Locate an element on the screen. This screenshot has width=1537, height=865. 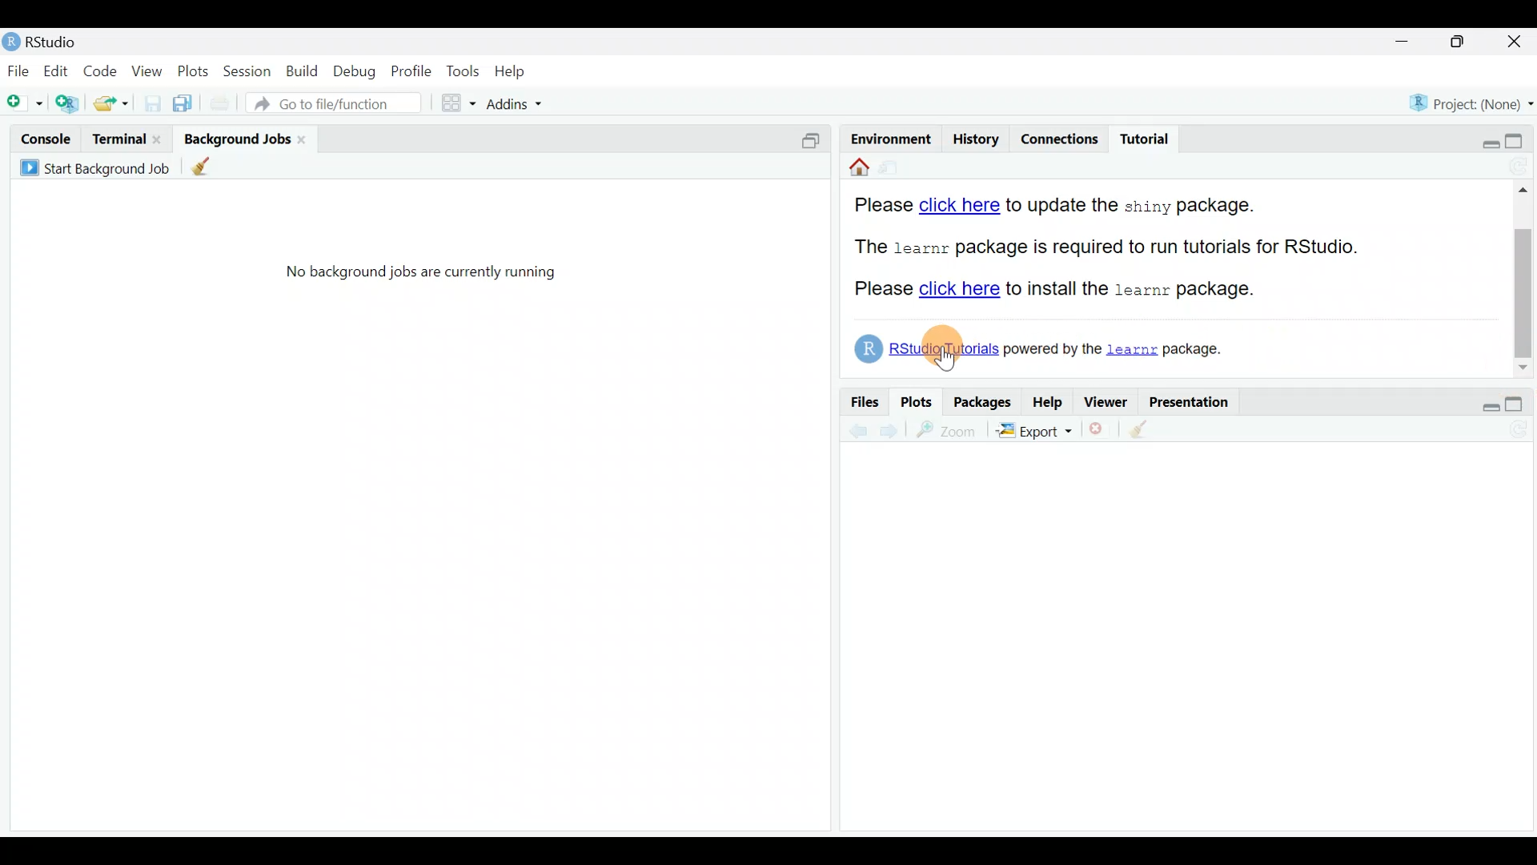
Plots, is located at coordinates (193, 74).